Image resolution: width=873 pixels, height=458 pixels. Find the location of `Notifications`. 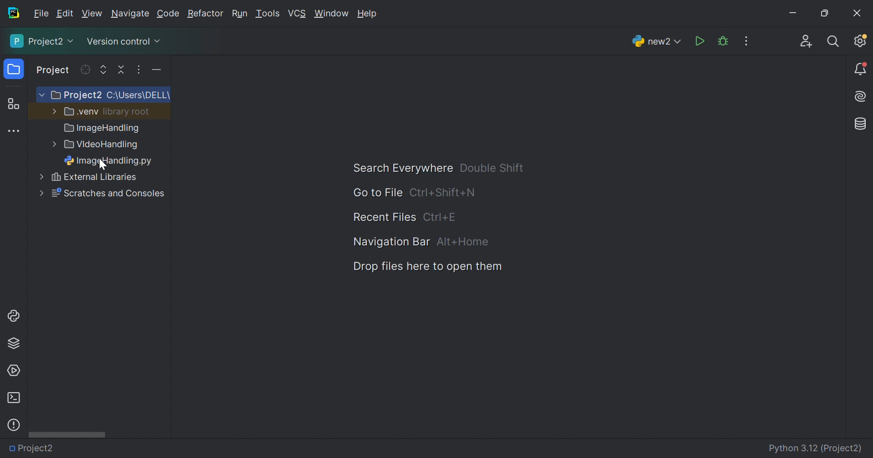

Notifications is located at coordinates (861, 70).